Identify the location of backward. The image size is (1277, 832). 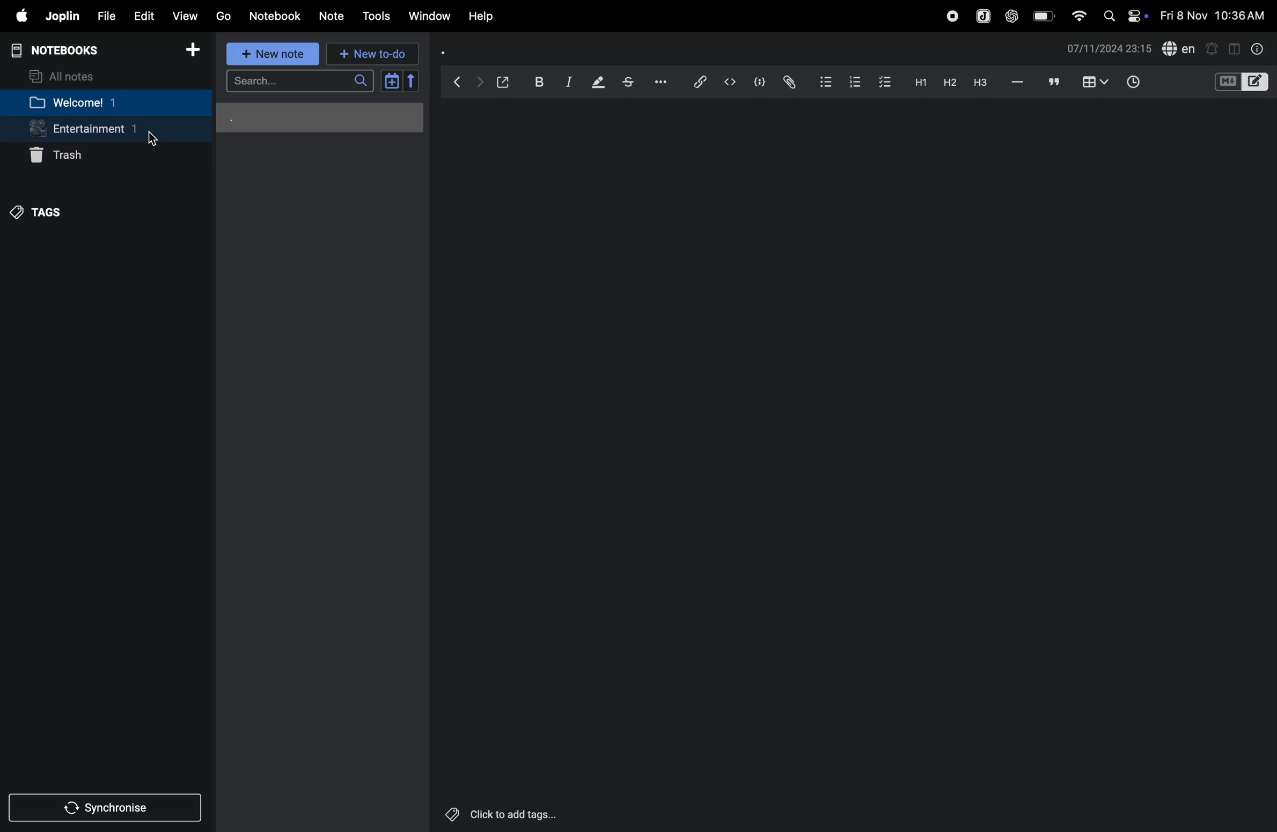
(456, 85).